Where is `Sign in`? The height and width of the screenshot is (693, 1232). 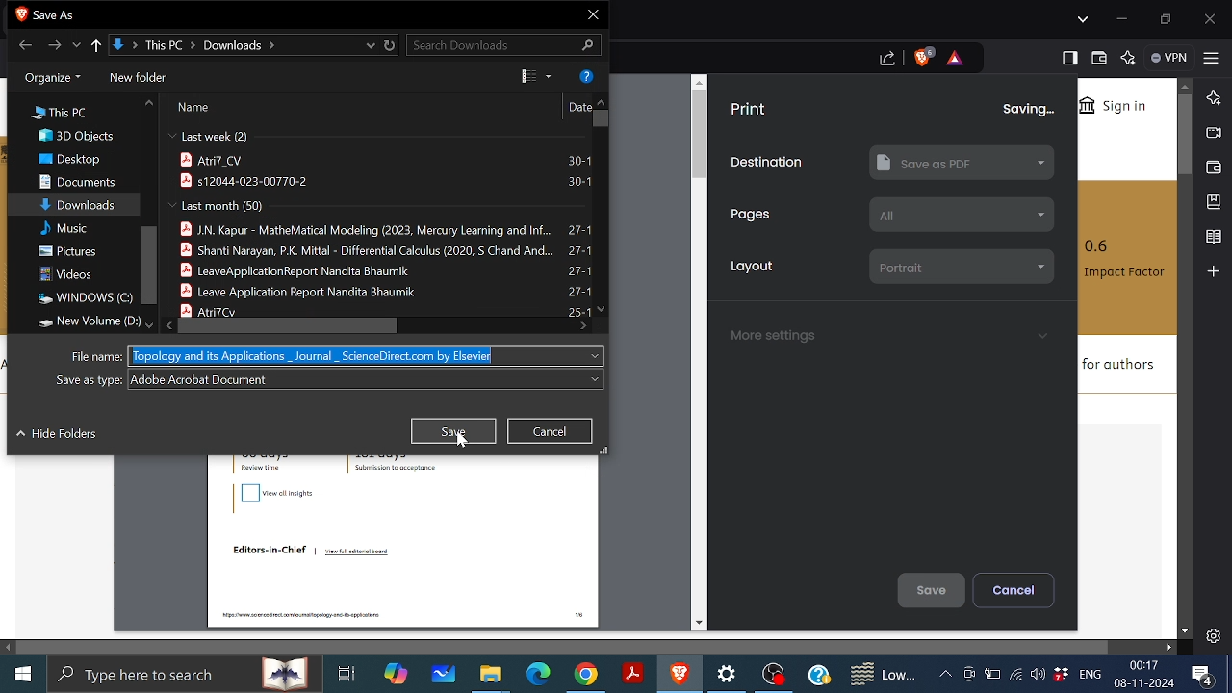 Sign in is located at coordinates (1116, 107).